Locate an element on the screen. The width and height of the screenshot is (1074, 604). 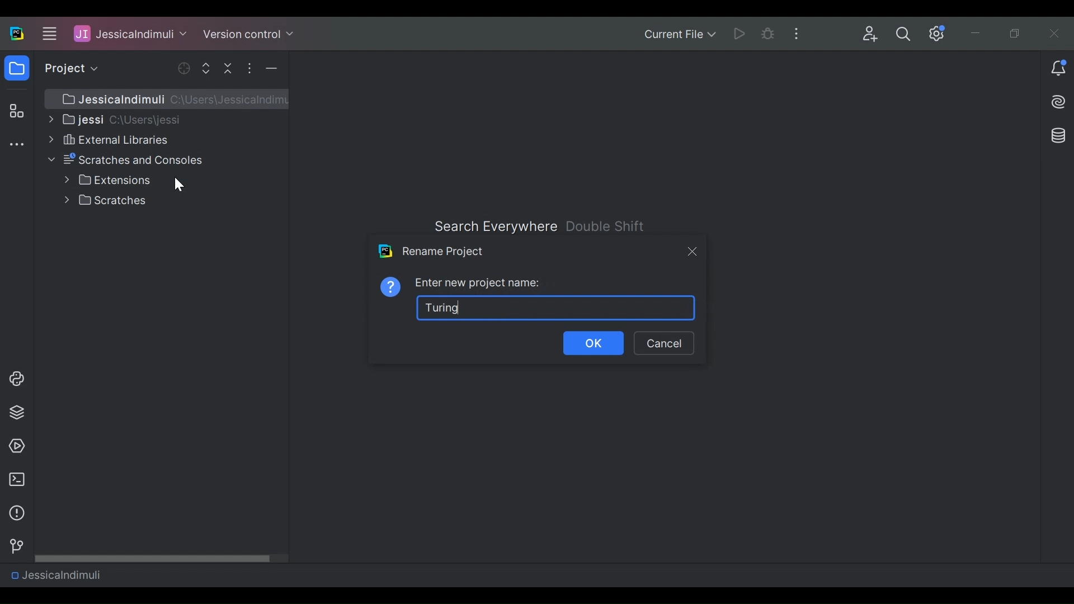
Open Selected File is located at coordinates (185, 68).